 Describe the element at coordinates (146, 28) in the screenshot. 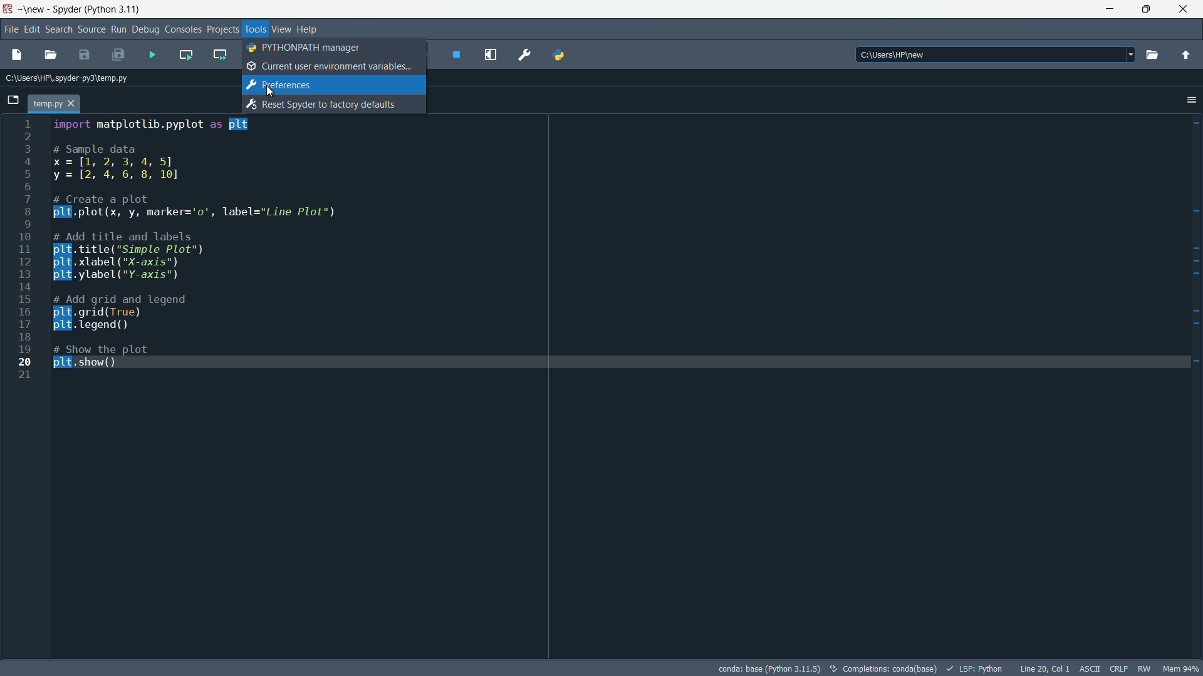

I see `debug` at that location.